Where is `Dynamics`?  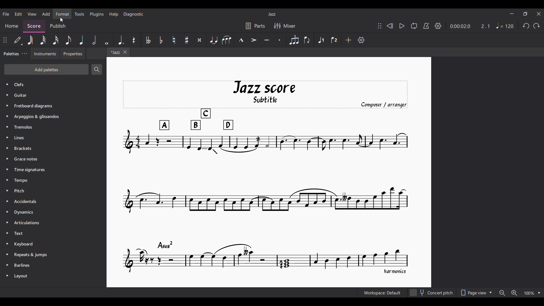 Dynamics is located at coordinates (25, 212).